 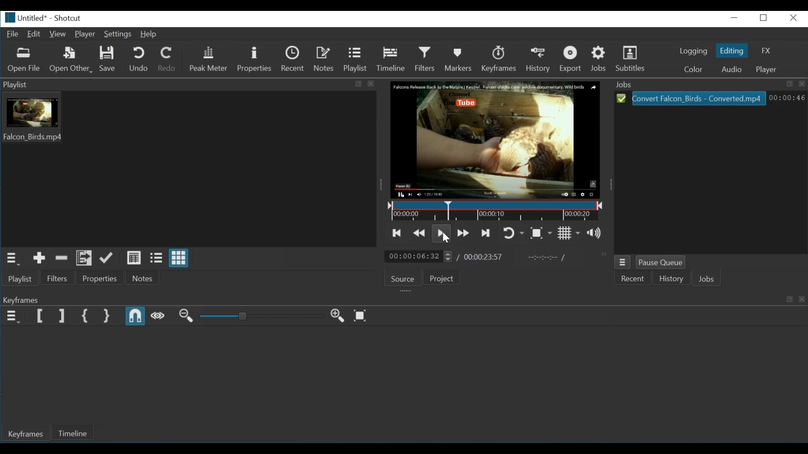 What do you see at coordinates (337, 316) in the screenshot?
I see `Zoom in` at bounding box center [337, 316].